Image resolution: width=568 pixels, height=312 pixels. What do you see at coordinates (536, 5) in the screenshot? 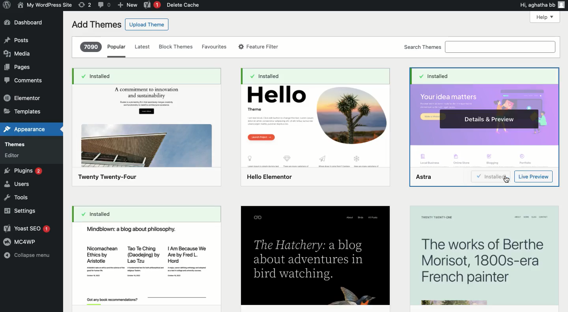
I see `Hi, agatha bb` at bounding box center [536, 5].